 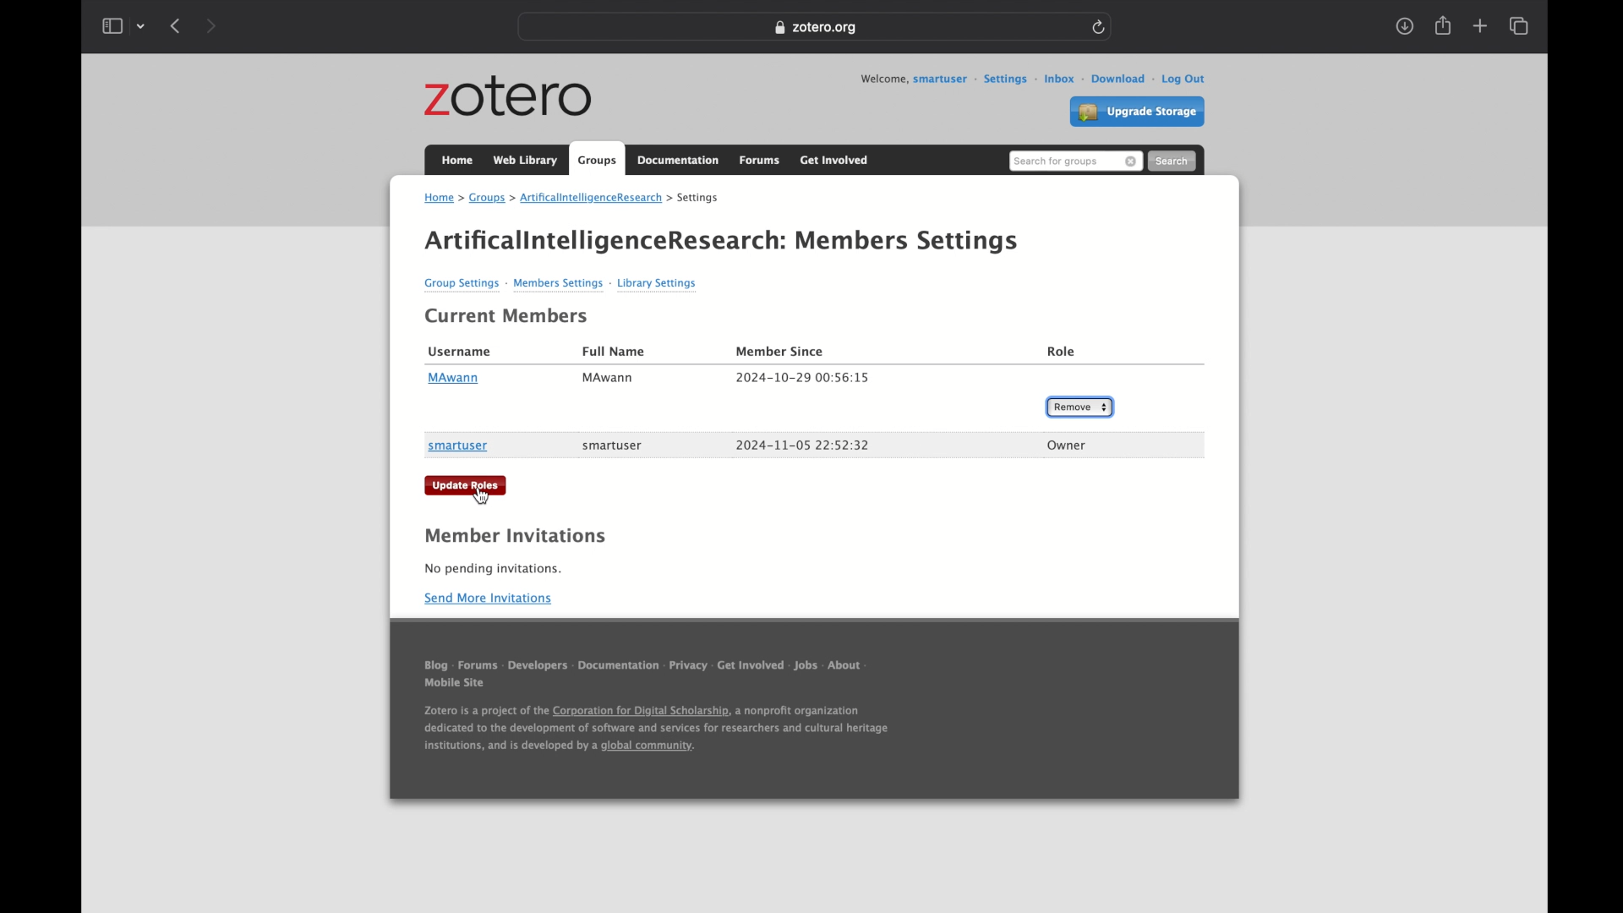 I want to click on upgrade  storage, so click(x=1137, y=112).